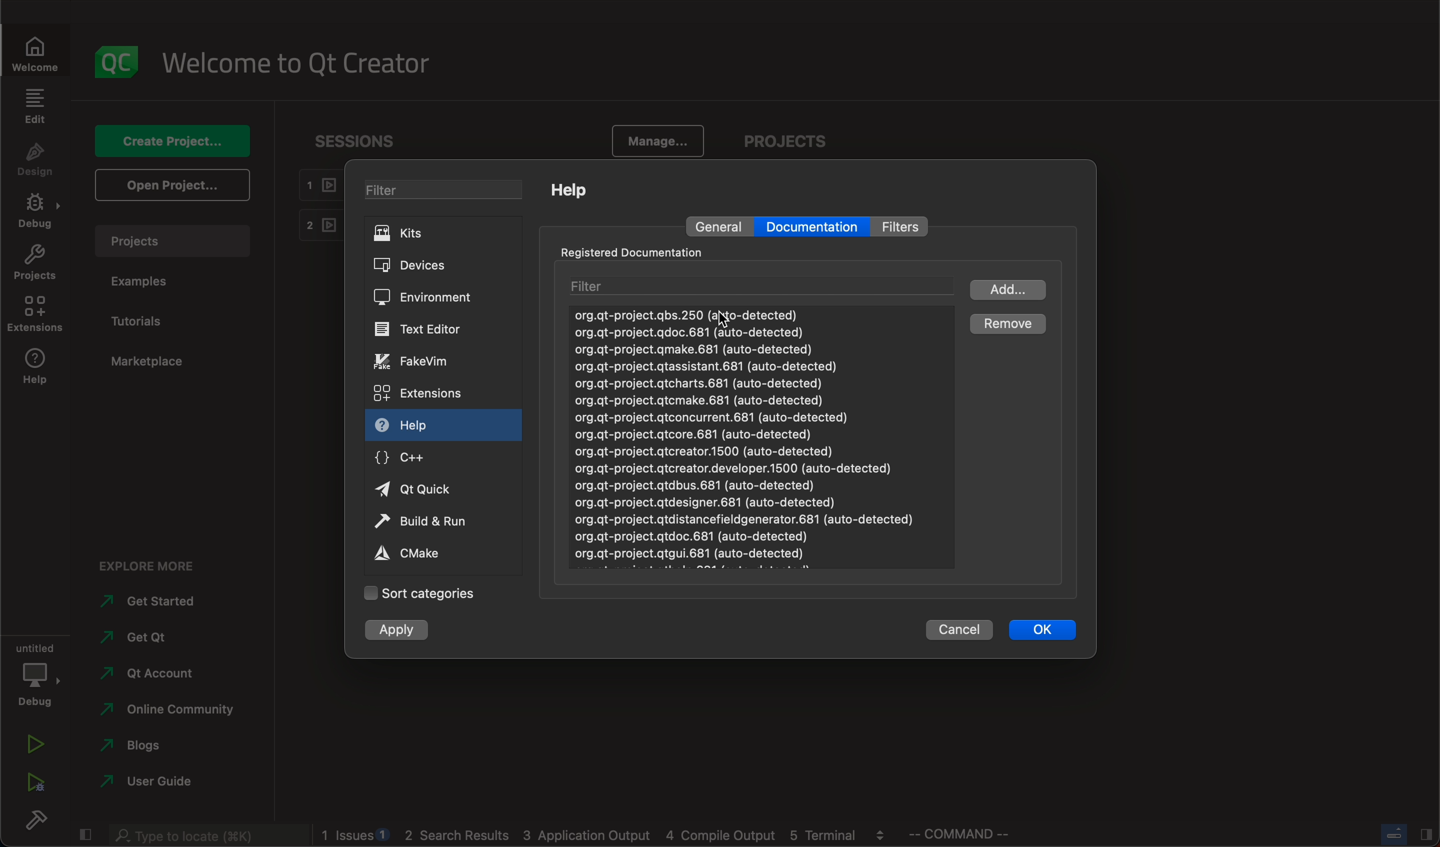  Describe the element at coordinates (147, 362) in the screenshot. I see `marketplace` at that location.